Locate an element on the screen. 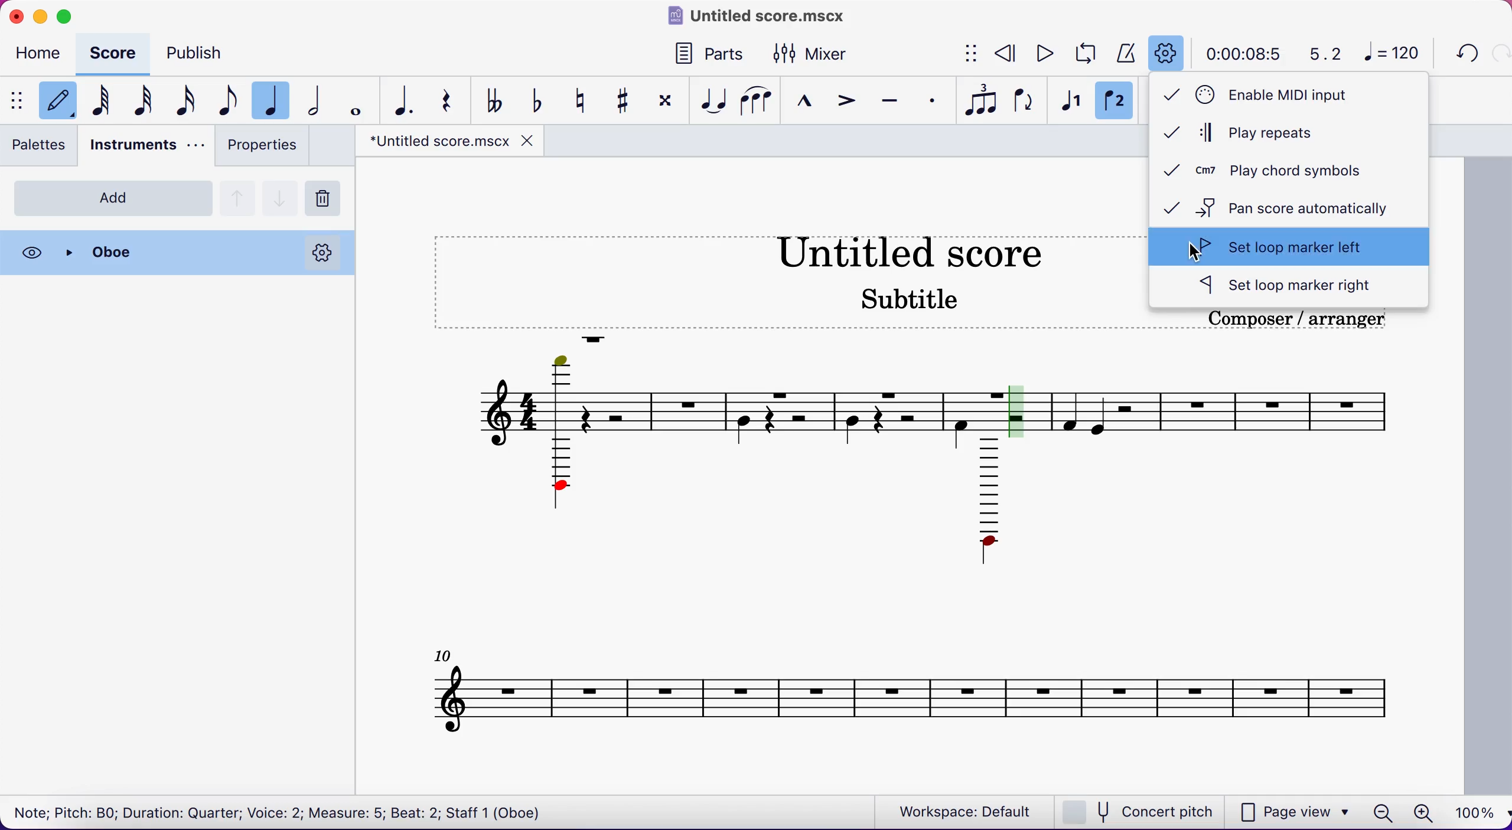  tenuto is located at coordinates (894, 103).